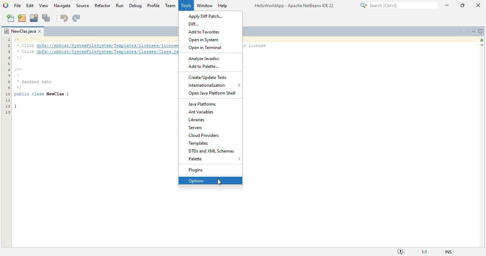  I want to click on logo, so click(6, 5).